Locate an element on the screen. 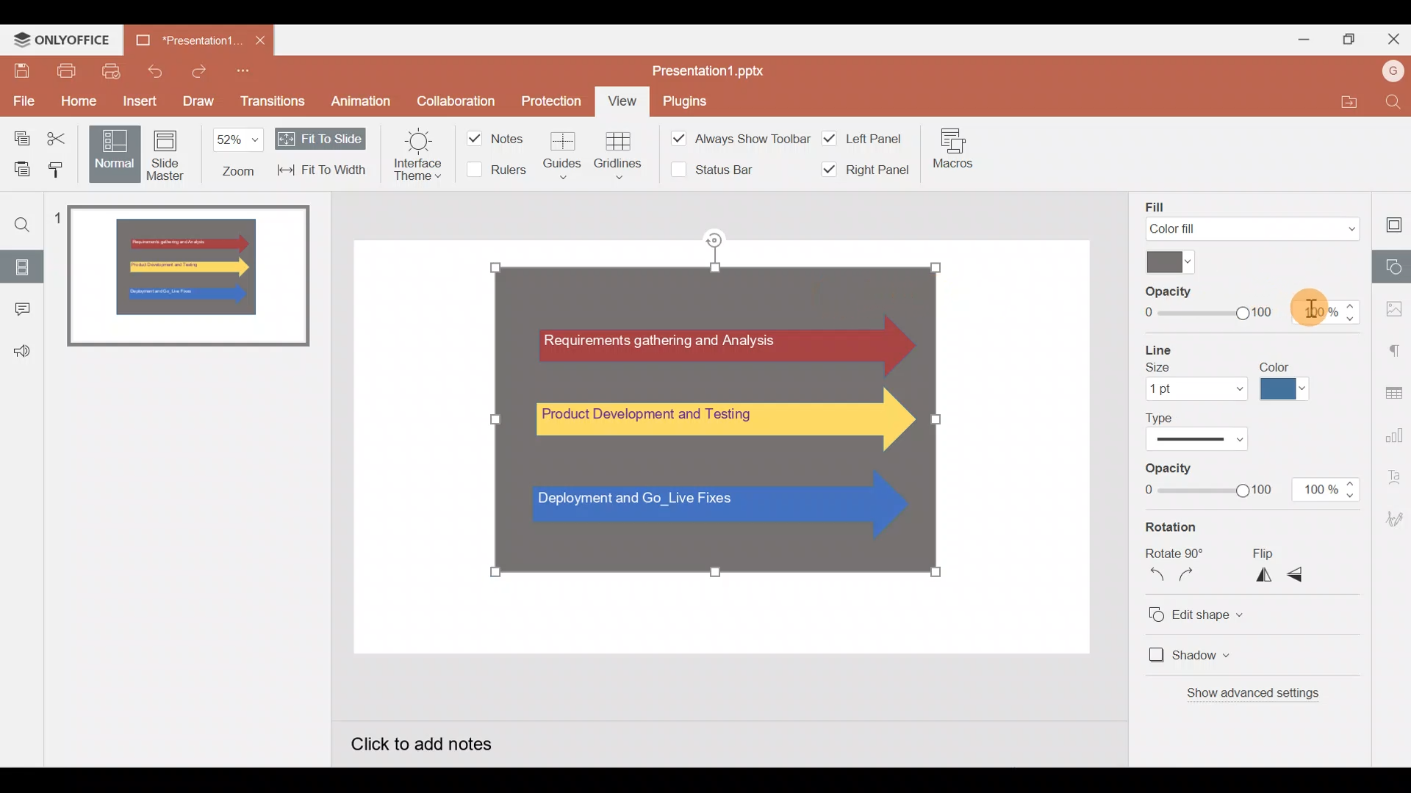 This screenshot has width=1411, height=793. Flip vertically is located at coordinates (1301, 574).